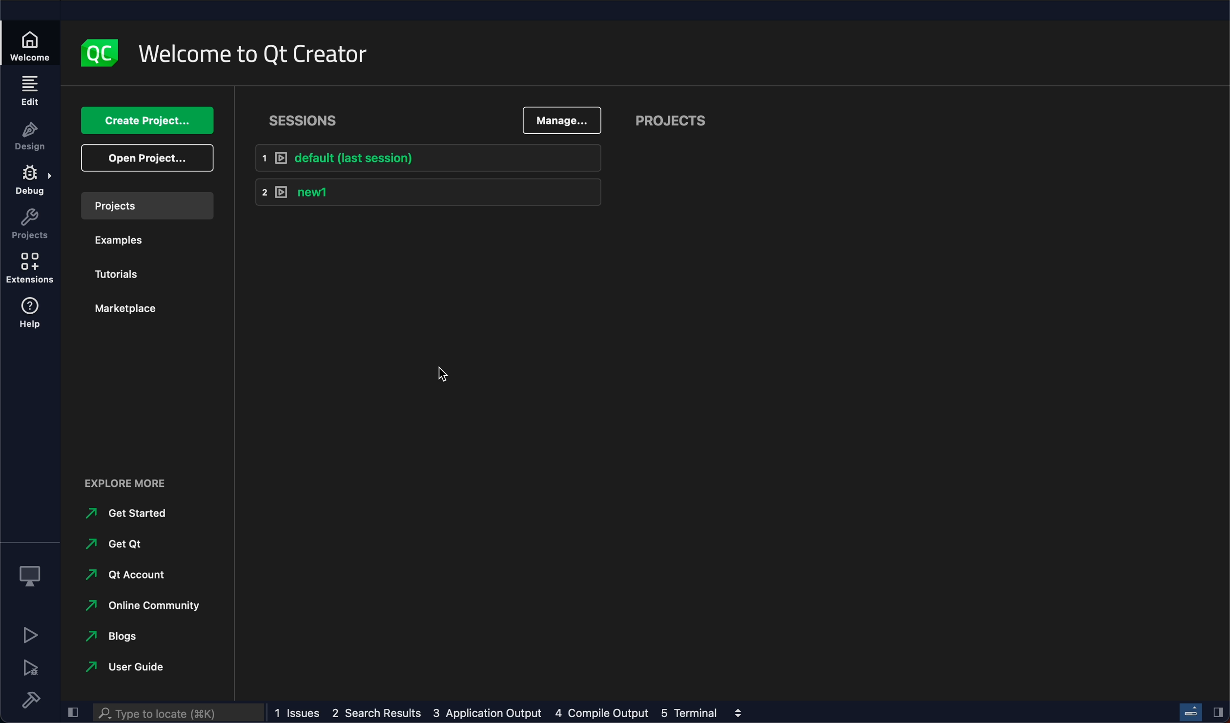  I want to click on help, so click(31, 315).